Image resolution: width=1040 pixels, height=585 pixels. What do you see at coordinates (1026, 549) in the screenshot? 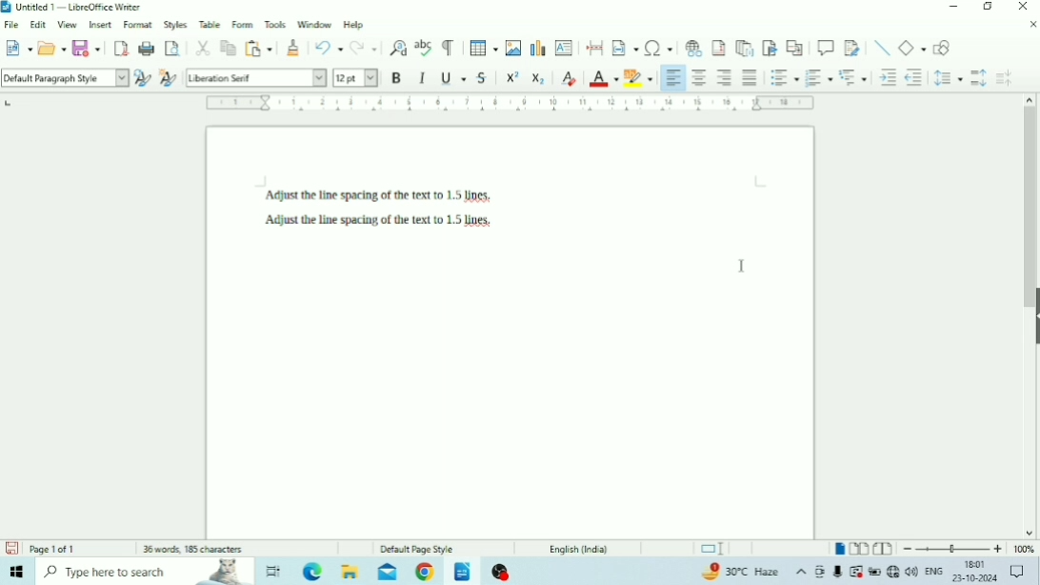
I see `Zoom Factor` at bounding box center [1026, 549].